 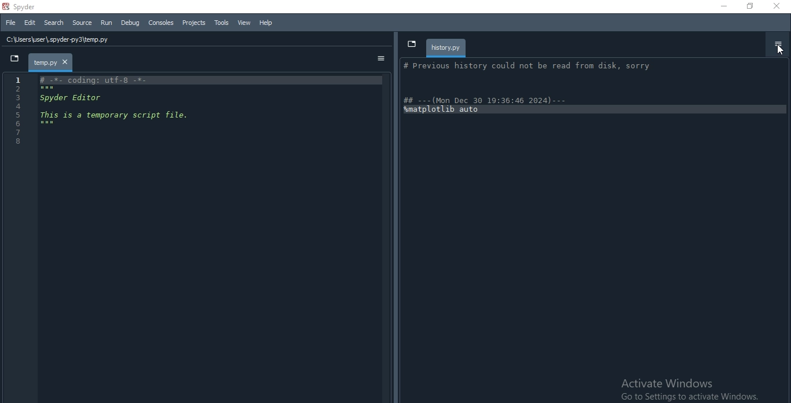 What do you see at coordinates (750, 6) in the screenshot?
I see `Restore` at bounding box center [750, 6].